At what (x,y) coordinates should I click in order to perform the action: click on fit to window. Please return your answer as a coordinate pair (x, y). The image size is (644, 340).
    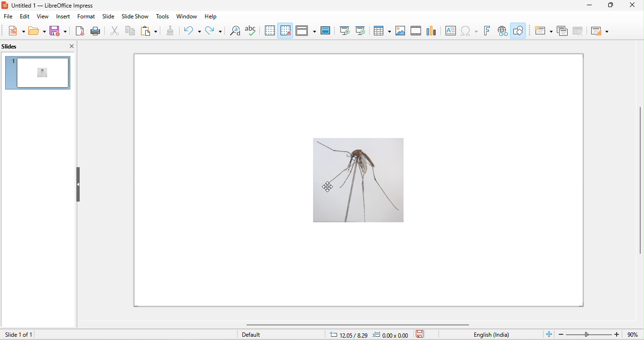
    Looking at the image, I should click on (549, 334).